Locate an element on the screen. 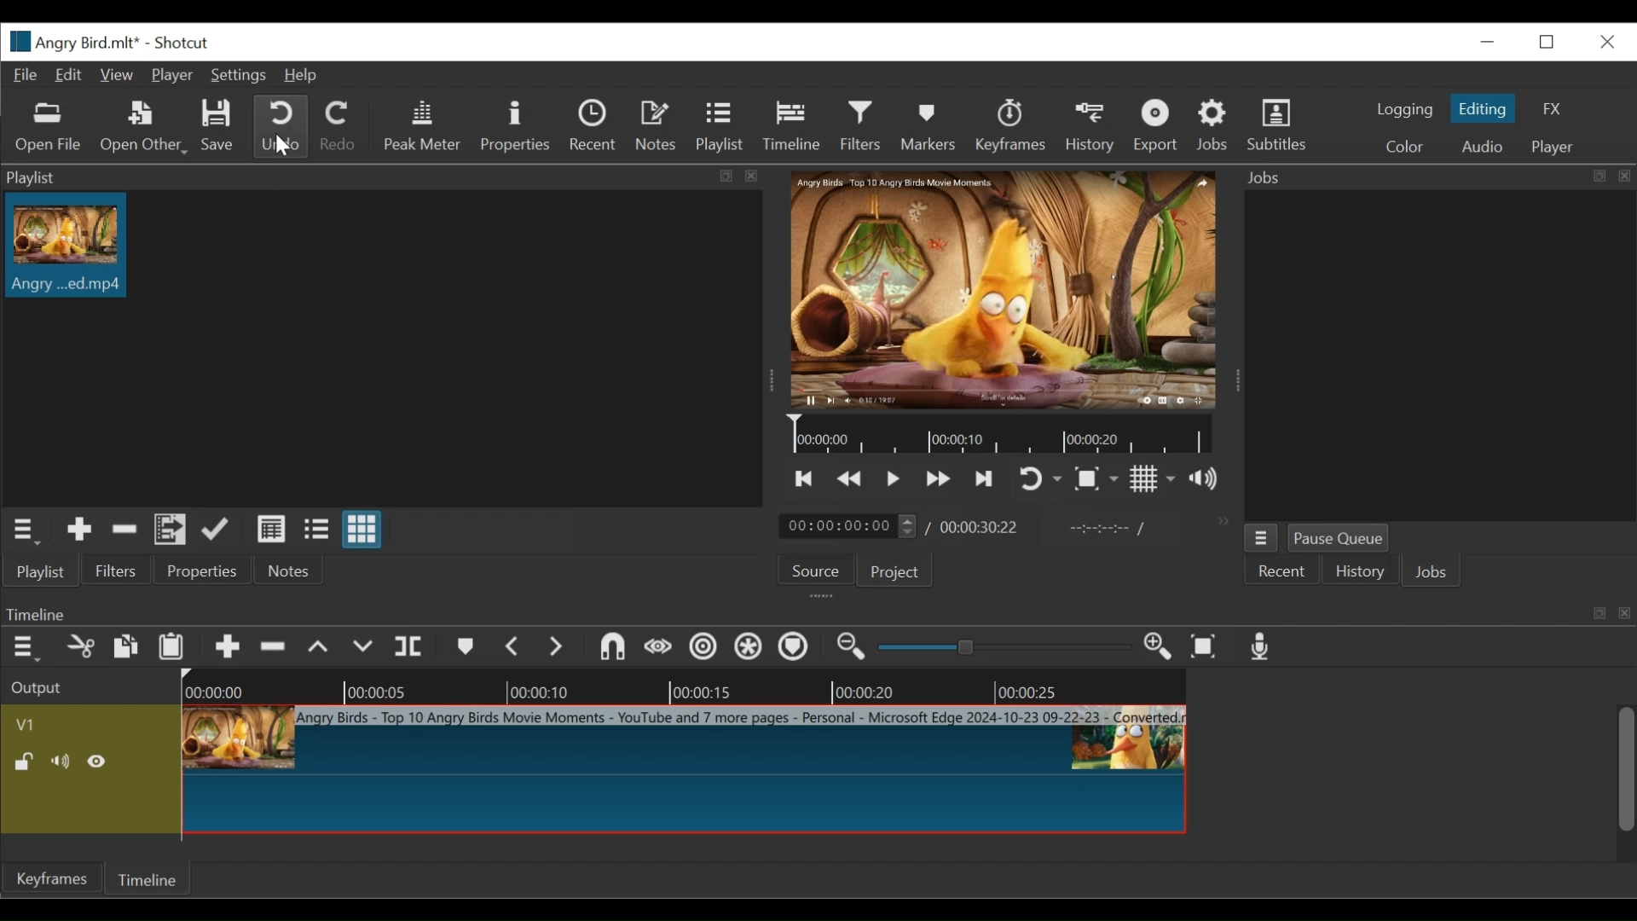  Ripple delete is located at coordinates (273, 647).